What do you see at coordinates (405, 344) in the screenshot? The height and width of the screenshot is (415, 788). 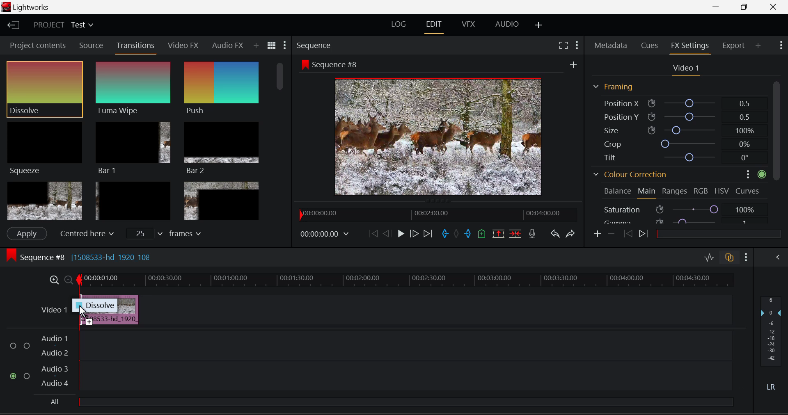 I see `Audio Input Field` at bounding box center [405, 344].